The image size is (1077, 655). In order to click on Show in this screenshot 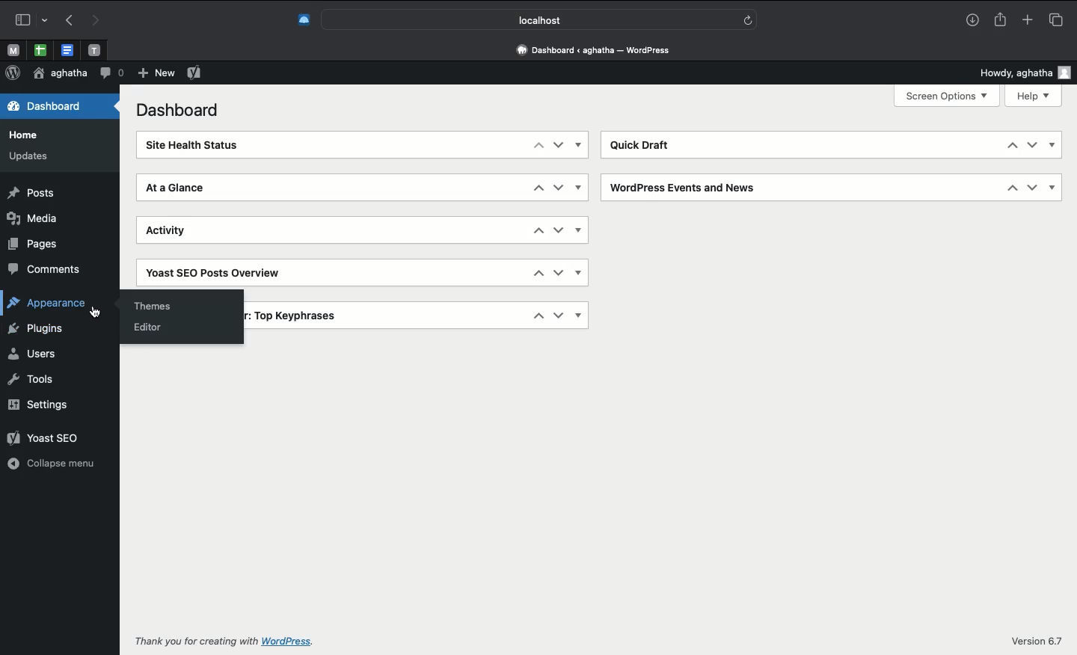, I will do `click(579, 273)`.